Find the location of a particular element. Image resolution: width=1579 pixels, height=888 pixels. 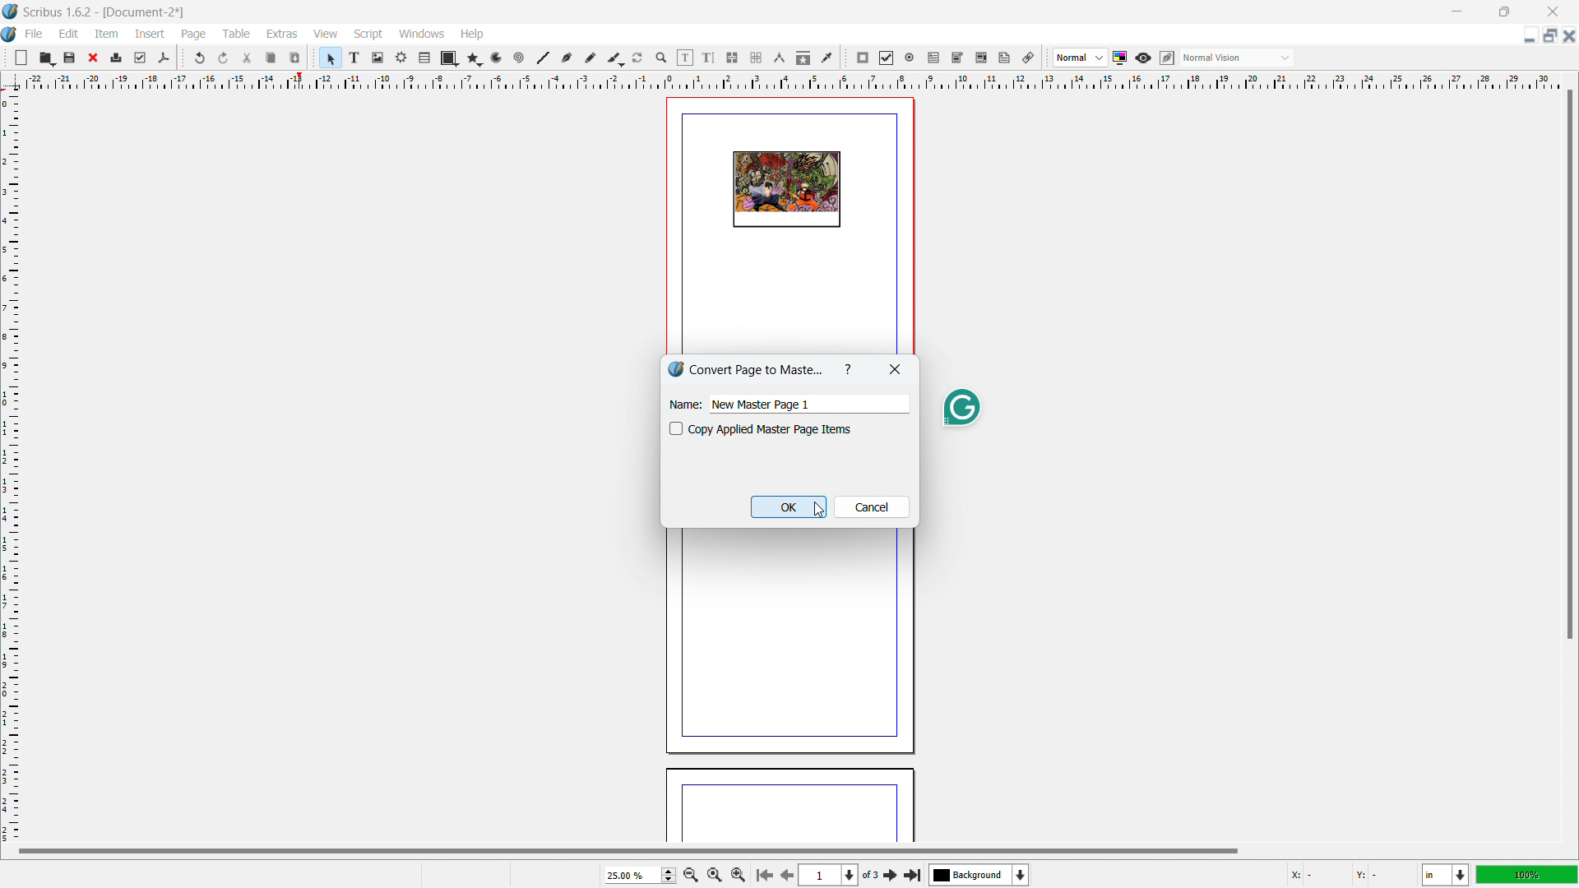

select item is located at coordinates (331, 58).